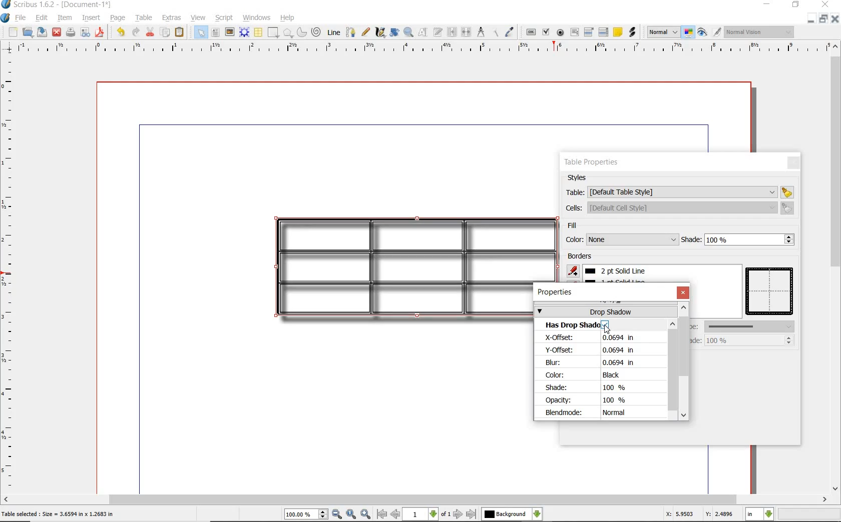 This screenshot has height=522, width=841. What do you see at coordinates (121, 32) in the screenshot?
I see `undo` at bounding box center [121, 32].